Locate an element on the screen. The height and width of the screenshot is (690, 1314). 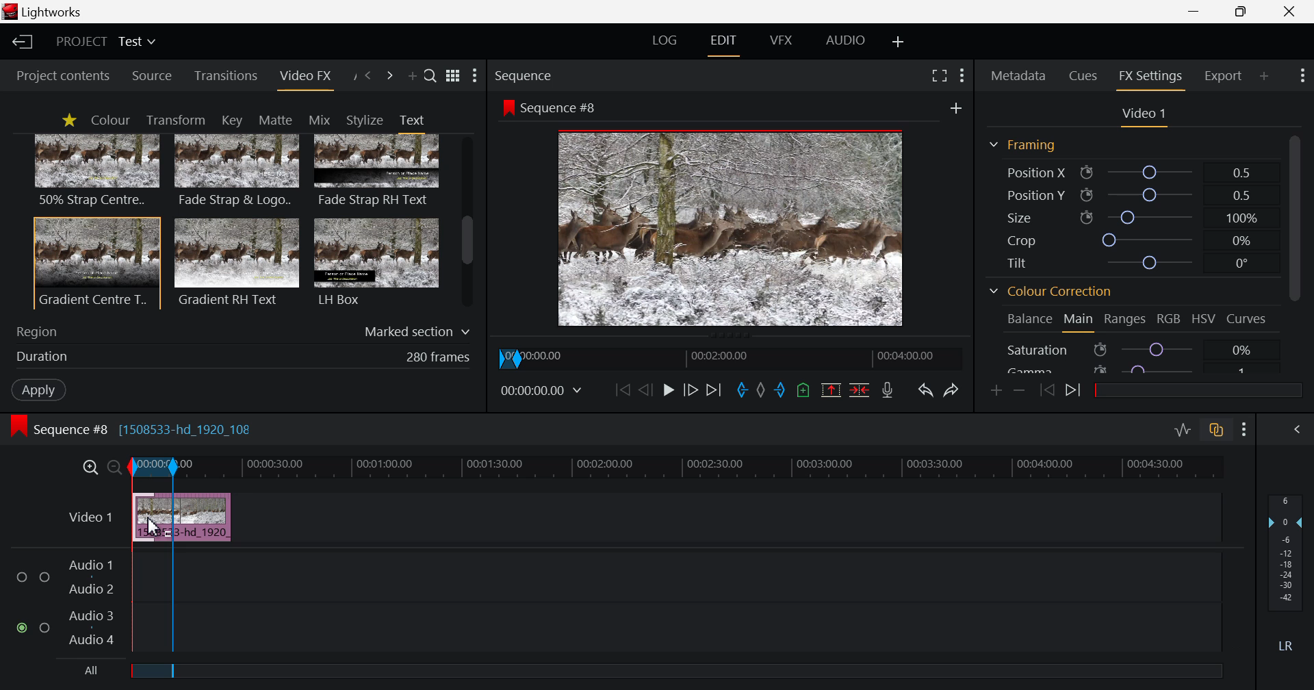
Colour Correction is located at coordinates (1055, 294).